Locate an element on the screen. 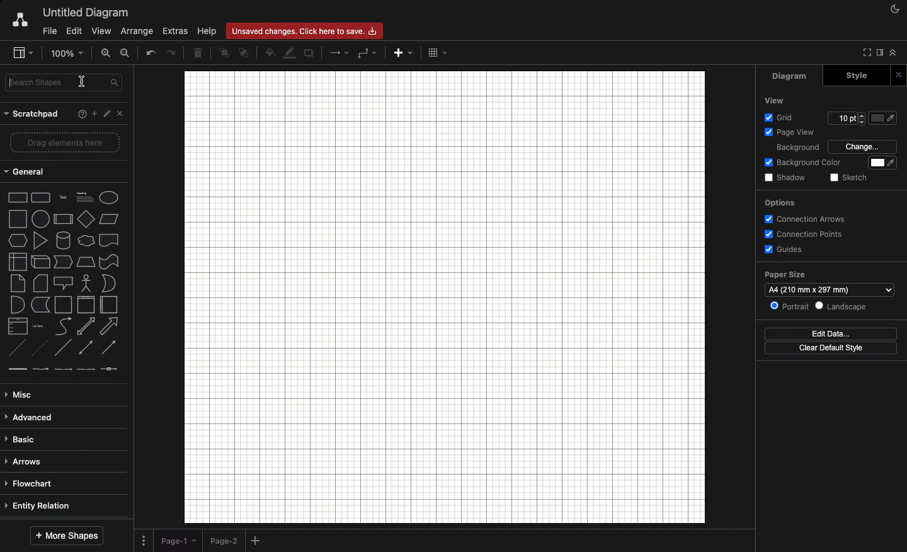 The width and height of the screenshot is (907, 552). Close is located at coordinates (122, 113).